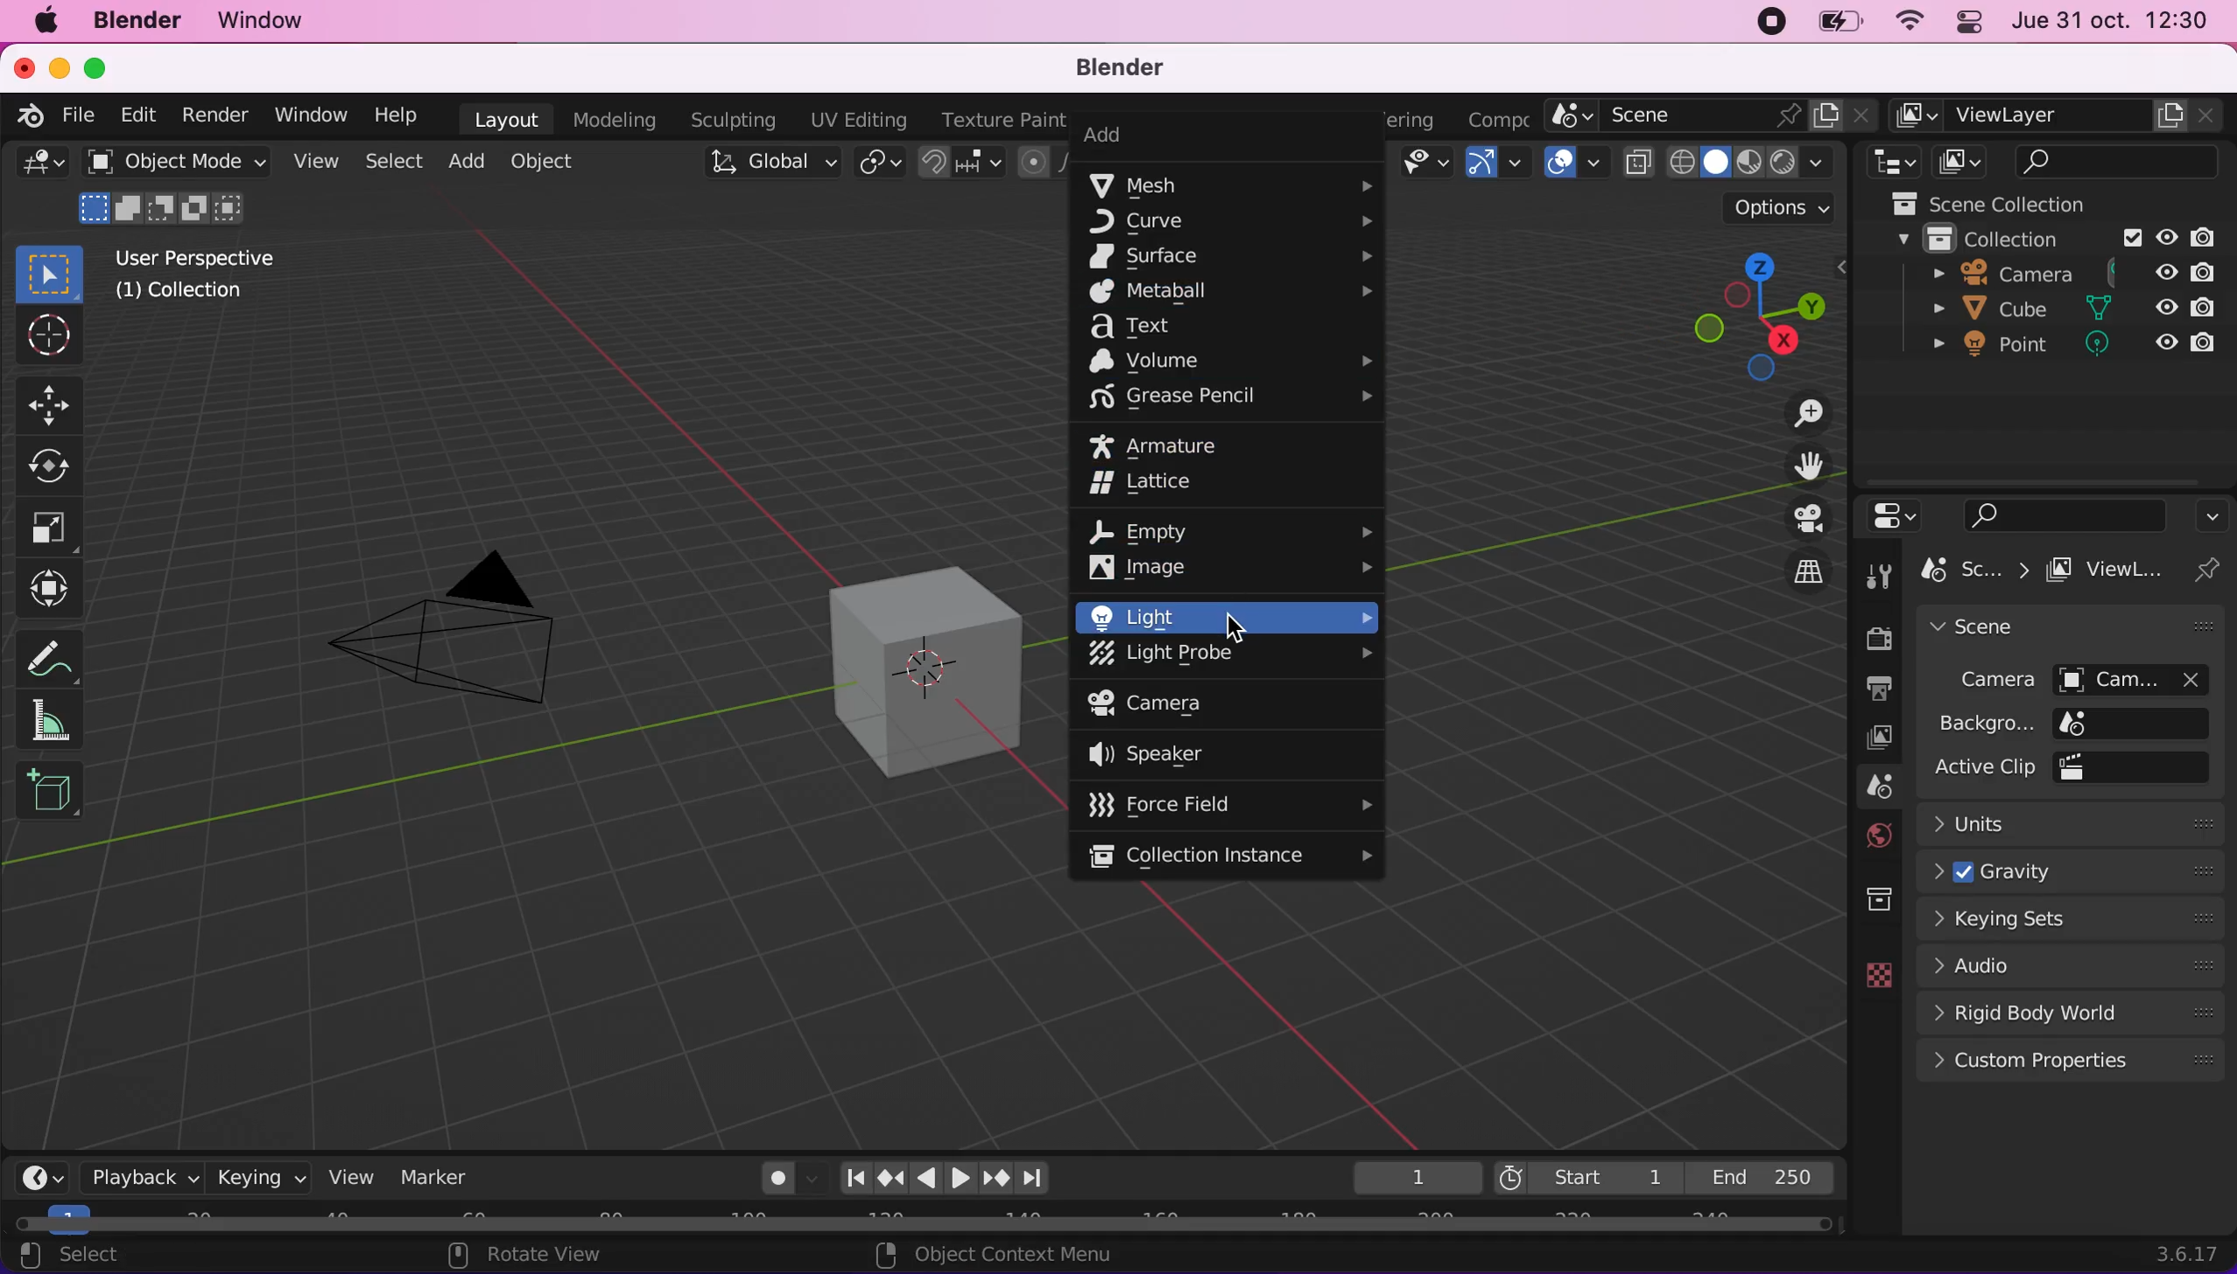  What do you see at coordinates (1576, 167) in the screenshot?
I see `overlays` at bounding box center [1576, 167].